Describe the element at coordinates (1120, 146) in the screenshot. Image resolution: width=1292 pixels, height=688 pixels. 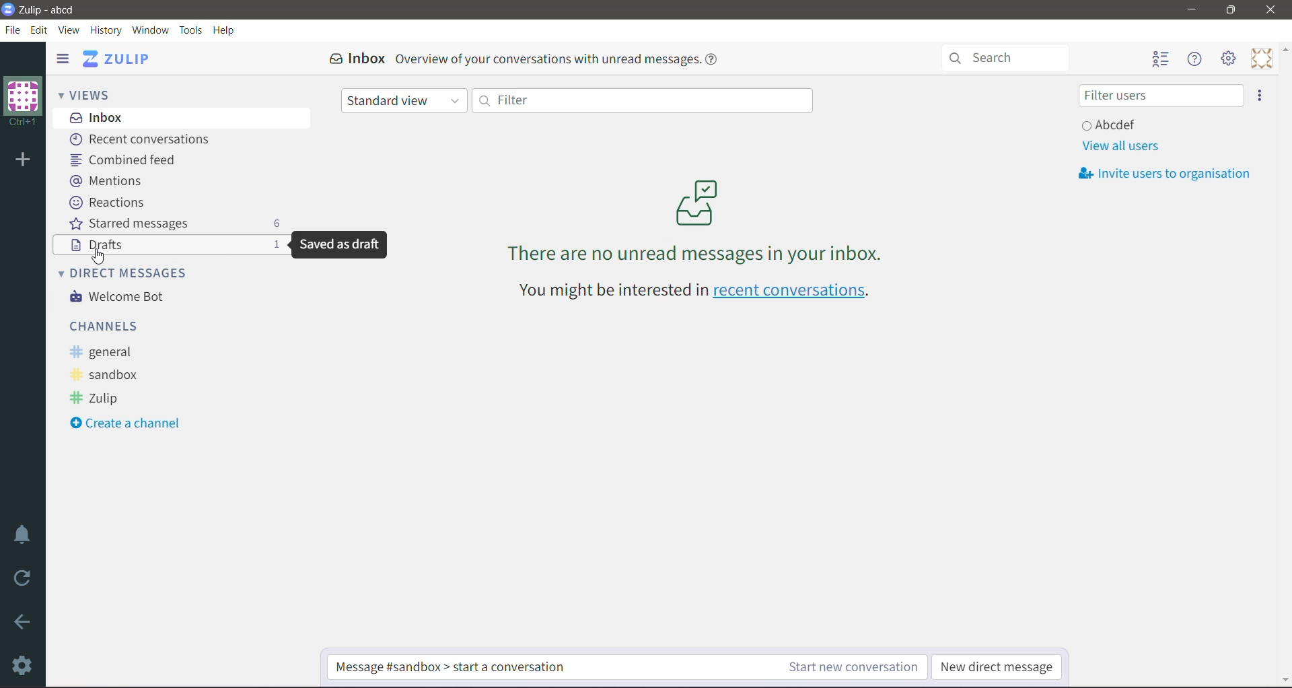
I see `View all users` at that location.